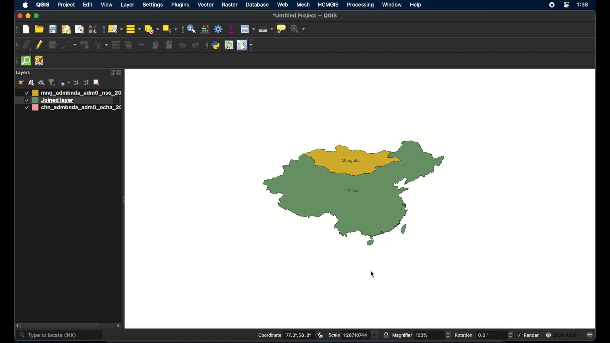  Describe the element at coordinates (69, 45) in the screenshot. I see `digitize with segment` at that location.